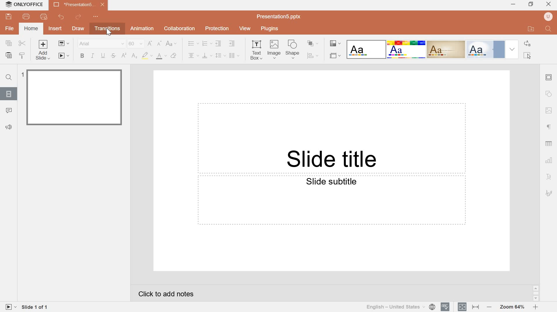 Image resolution: width=557 pixels, height=312 pixels. Describe the element at coordinates (79, 4) in the screenshot. I see `New presentation` at that location.